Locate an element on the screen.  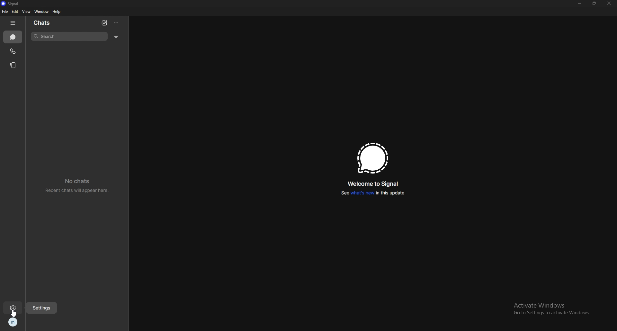
calls is located at coordinates (13, 50).